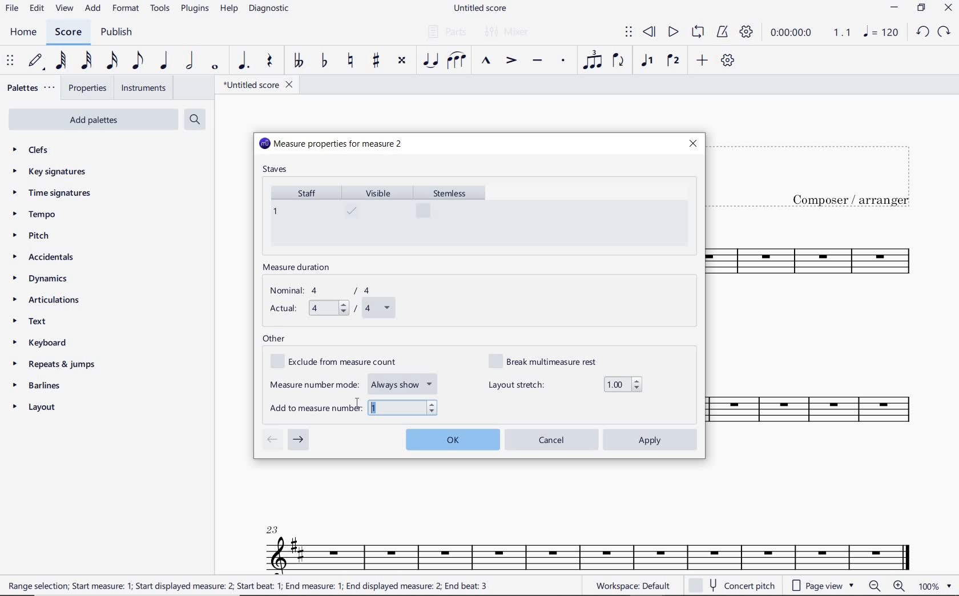 The width and height of the screenshot is (959, 596). Describe the element at coordinates (895, 9) in the screenshot. I see `MINIMIZE` at that location.